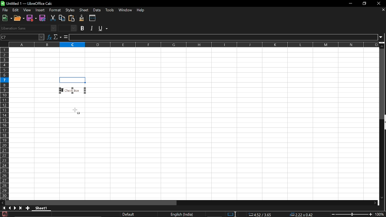 The image size is (386, 217). I want to click on Fillable cells, so click(34, 85).